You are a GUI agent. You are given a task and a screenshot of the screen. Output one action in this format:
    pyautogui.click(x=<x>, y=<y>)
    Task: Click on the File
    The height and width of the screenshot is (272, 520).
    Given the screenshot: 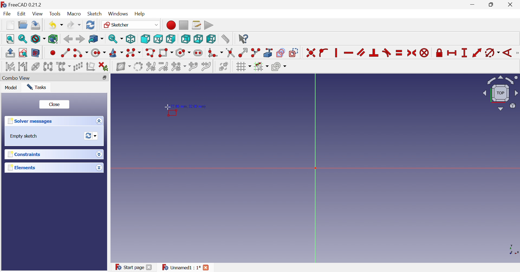 What is the action you would take?
    pyautogui.click(x=8, y=14)
    